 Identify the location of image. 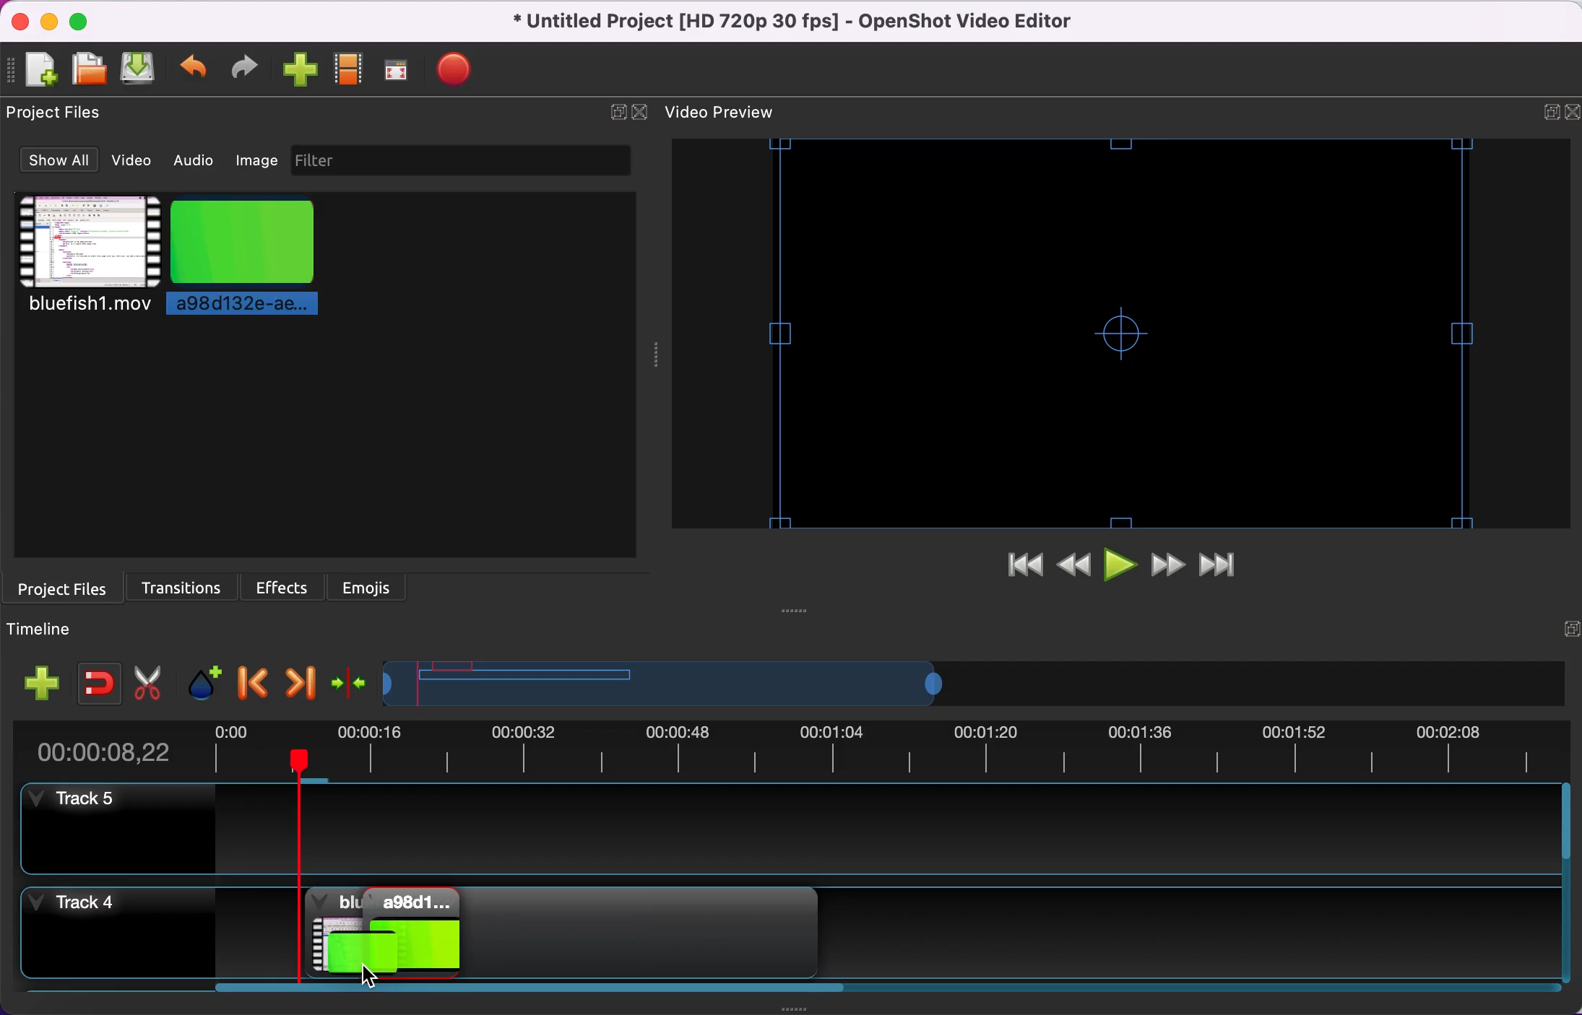
(255, 160).